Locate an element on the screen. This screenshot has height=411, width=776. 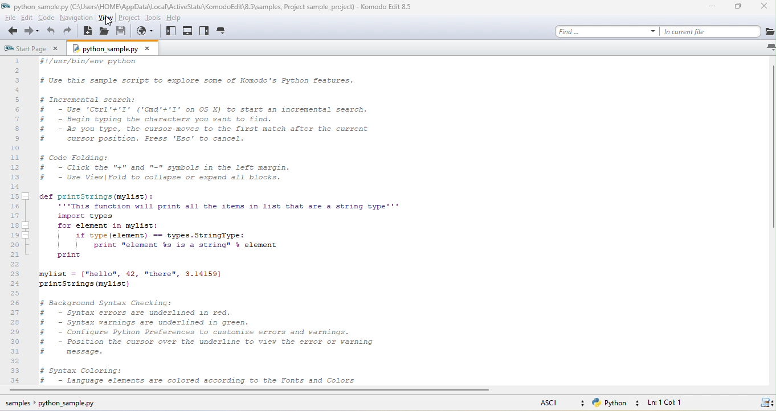
left pane is located at coordinates (170, 33).